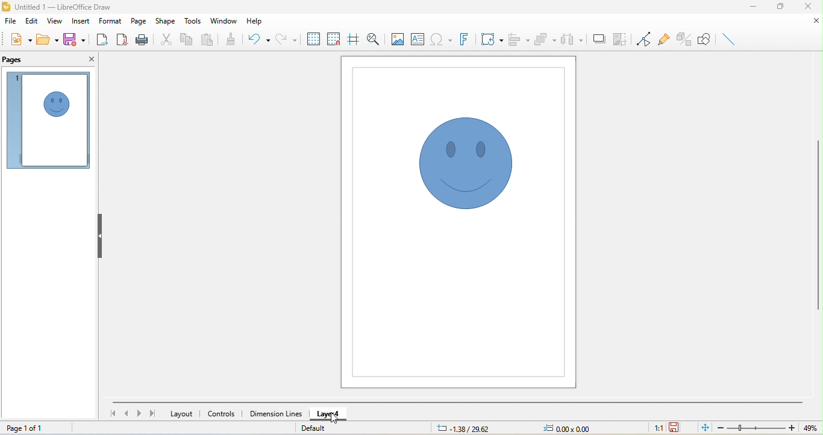 Image resolution: width=823 pixels, height=435 pixels. What do you see at coordinates (375, 39) in the screenshot?
I see `zoom and pan` at bounding box center [375, 39].